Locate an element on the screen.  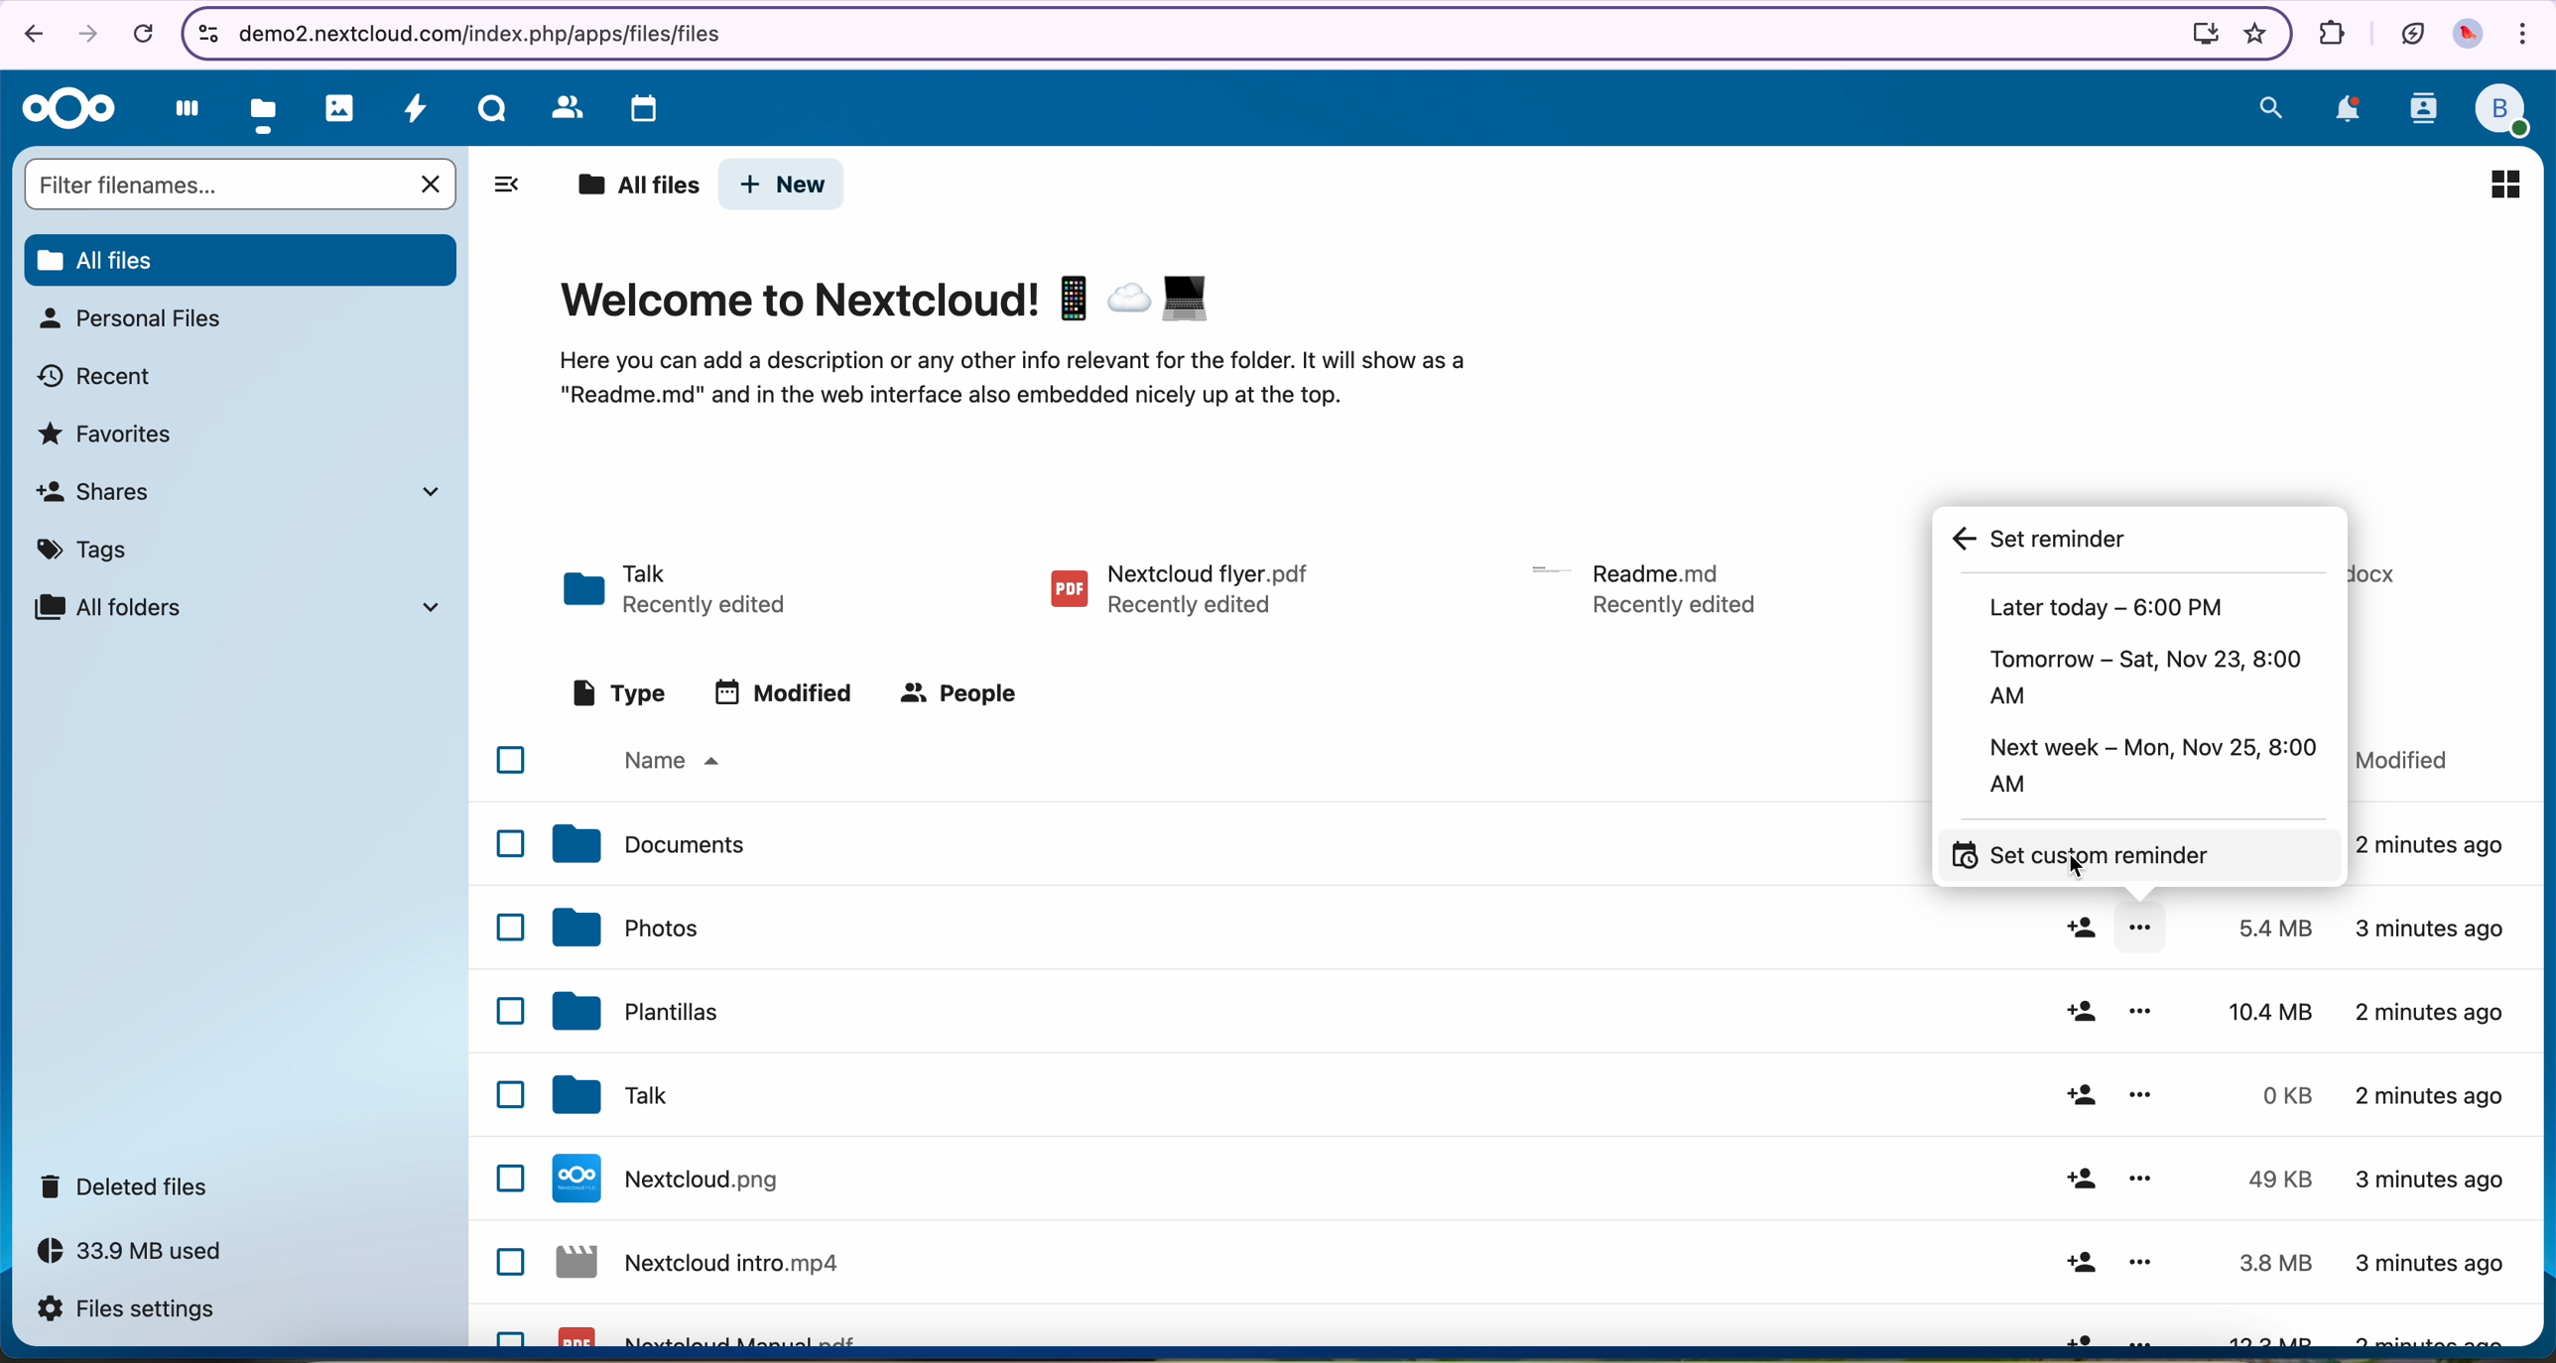
all files is located at coordinates (632, 184).